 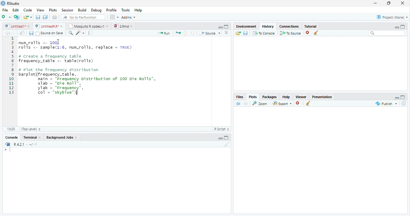 I want to click on R R421 - ~/, so click(x=21, y=144).